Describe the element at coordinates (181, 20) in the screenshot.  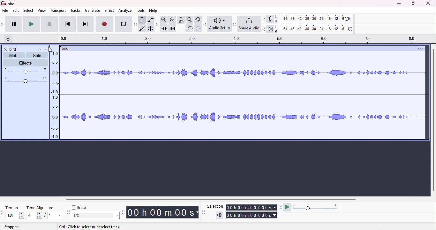
I see `fit selection to width` at that location.